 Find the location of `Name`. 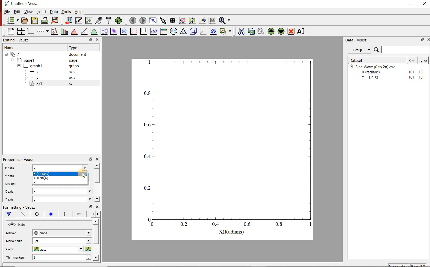

Name is located at coordinates (9, 47).